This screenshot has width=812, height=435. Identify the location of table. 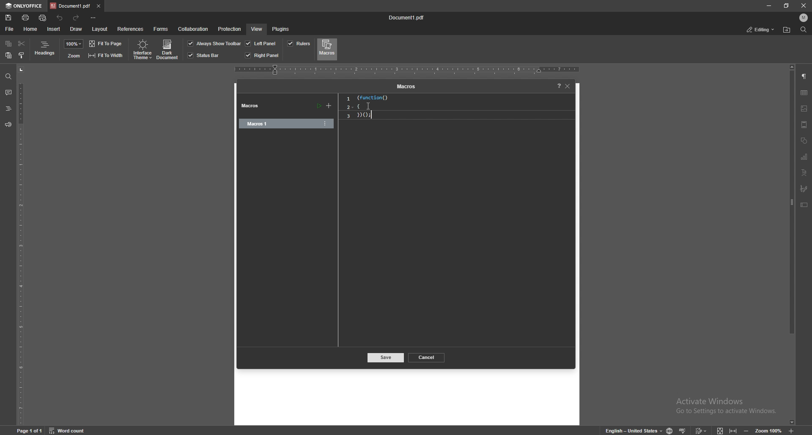
(804, 93).